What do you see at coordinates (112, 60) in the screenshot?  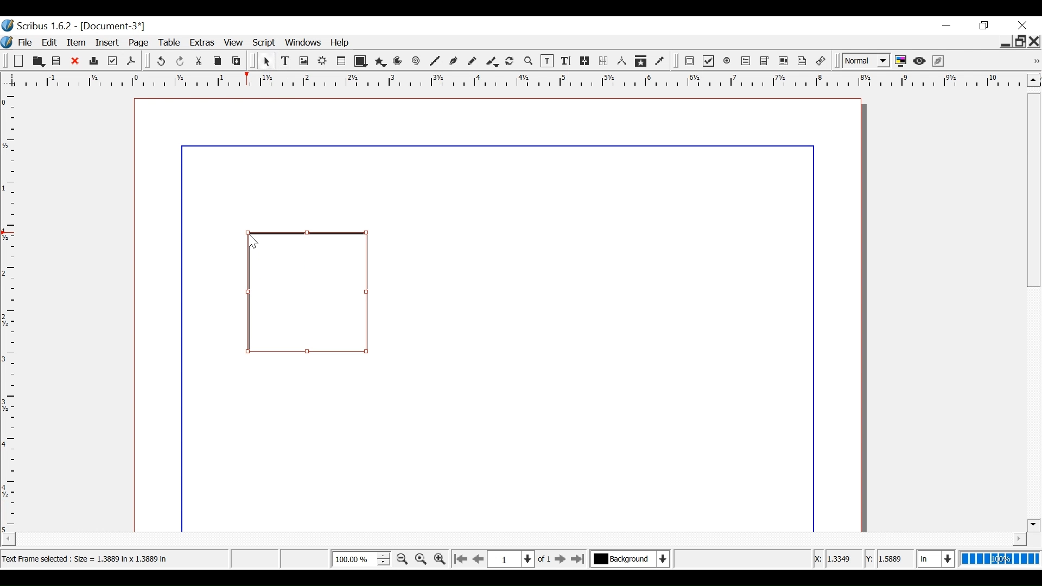 I see `Prefilight Verifier` at bounding box center [112, 60].